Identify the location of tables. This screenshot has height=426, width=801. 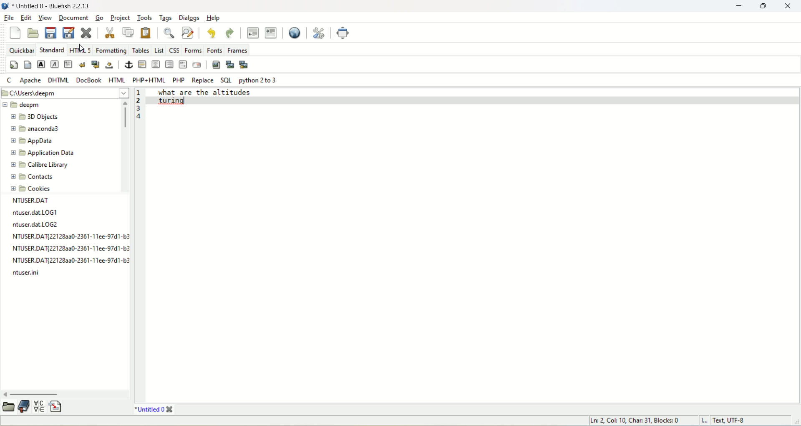
(141, 50).